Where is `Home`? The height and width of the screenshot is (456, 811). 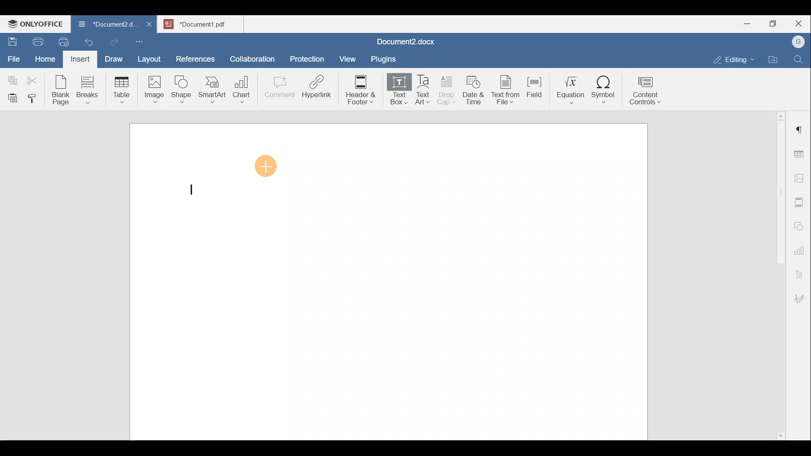 Home is located at coordinates (46, 58).